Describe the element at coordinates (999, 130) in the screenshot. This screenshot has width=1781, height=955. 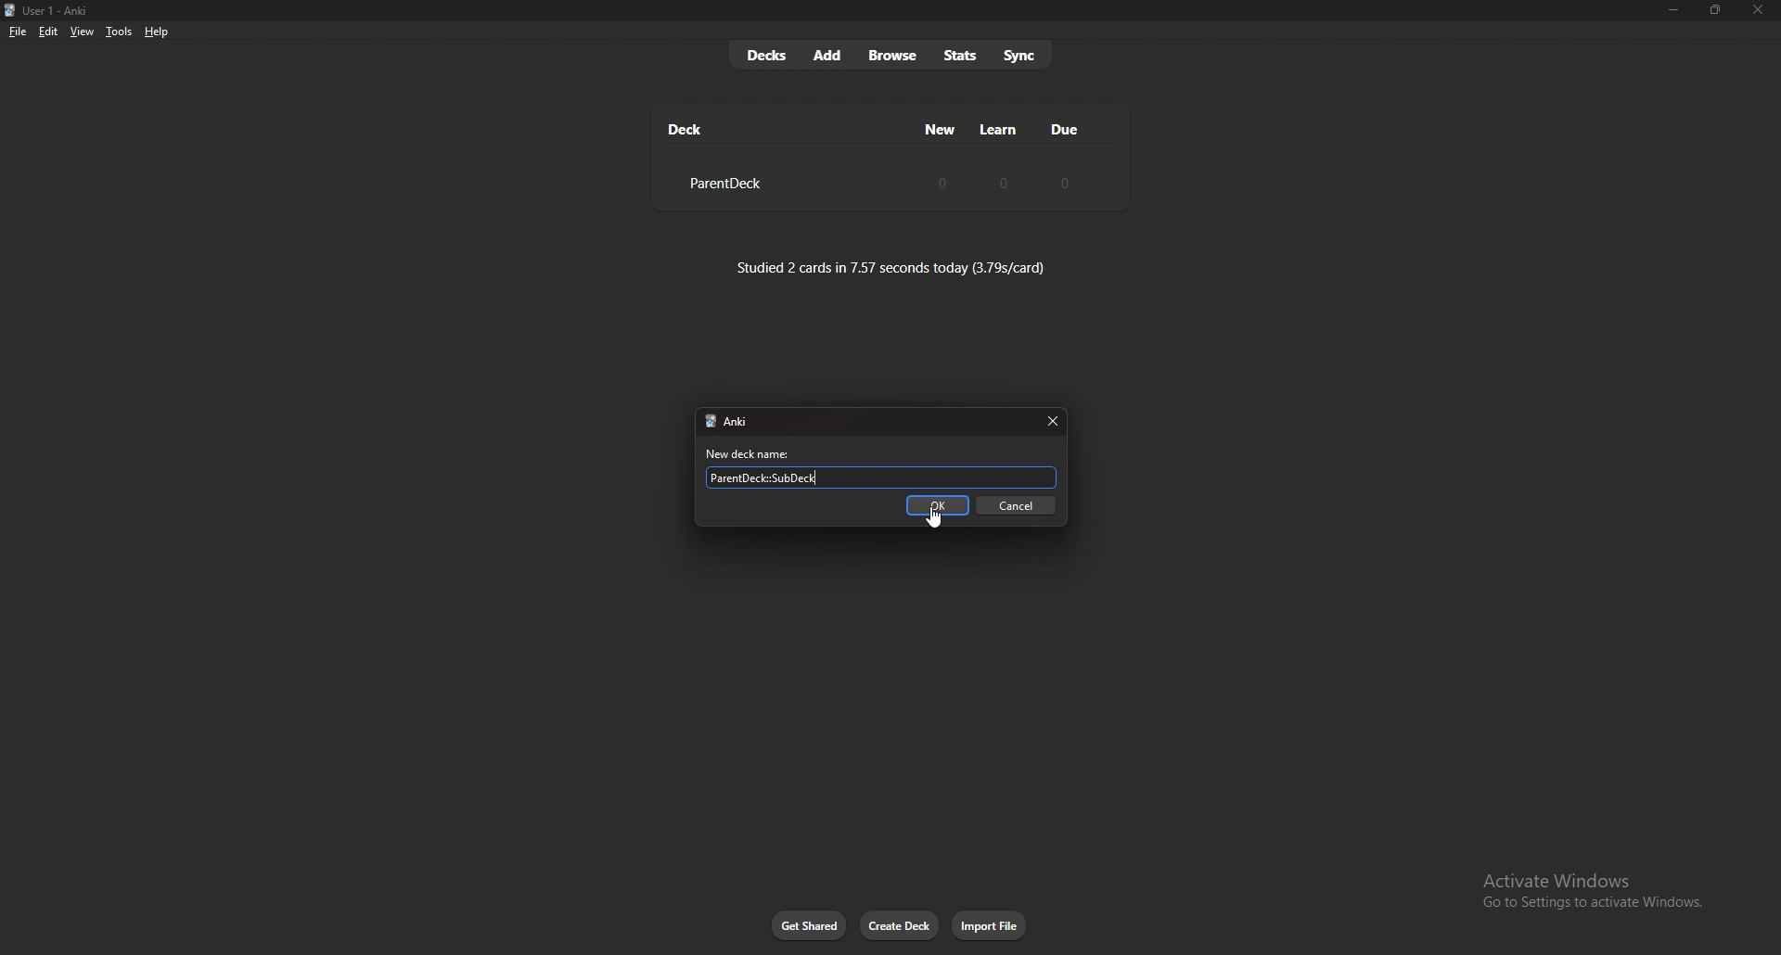
I see `learn` at that location.